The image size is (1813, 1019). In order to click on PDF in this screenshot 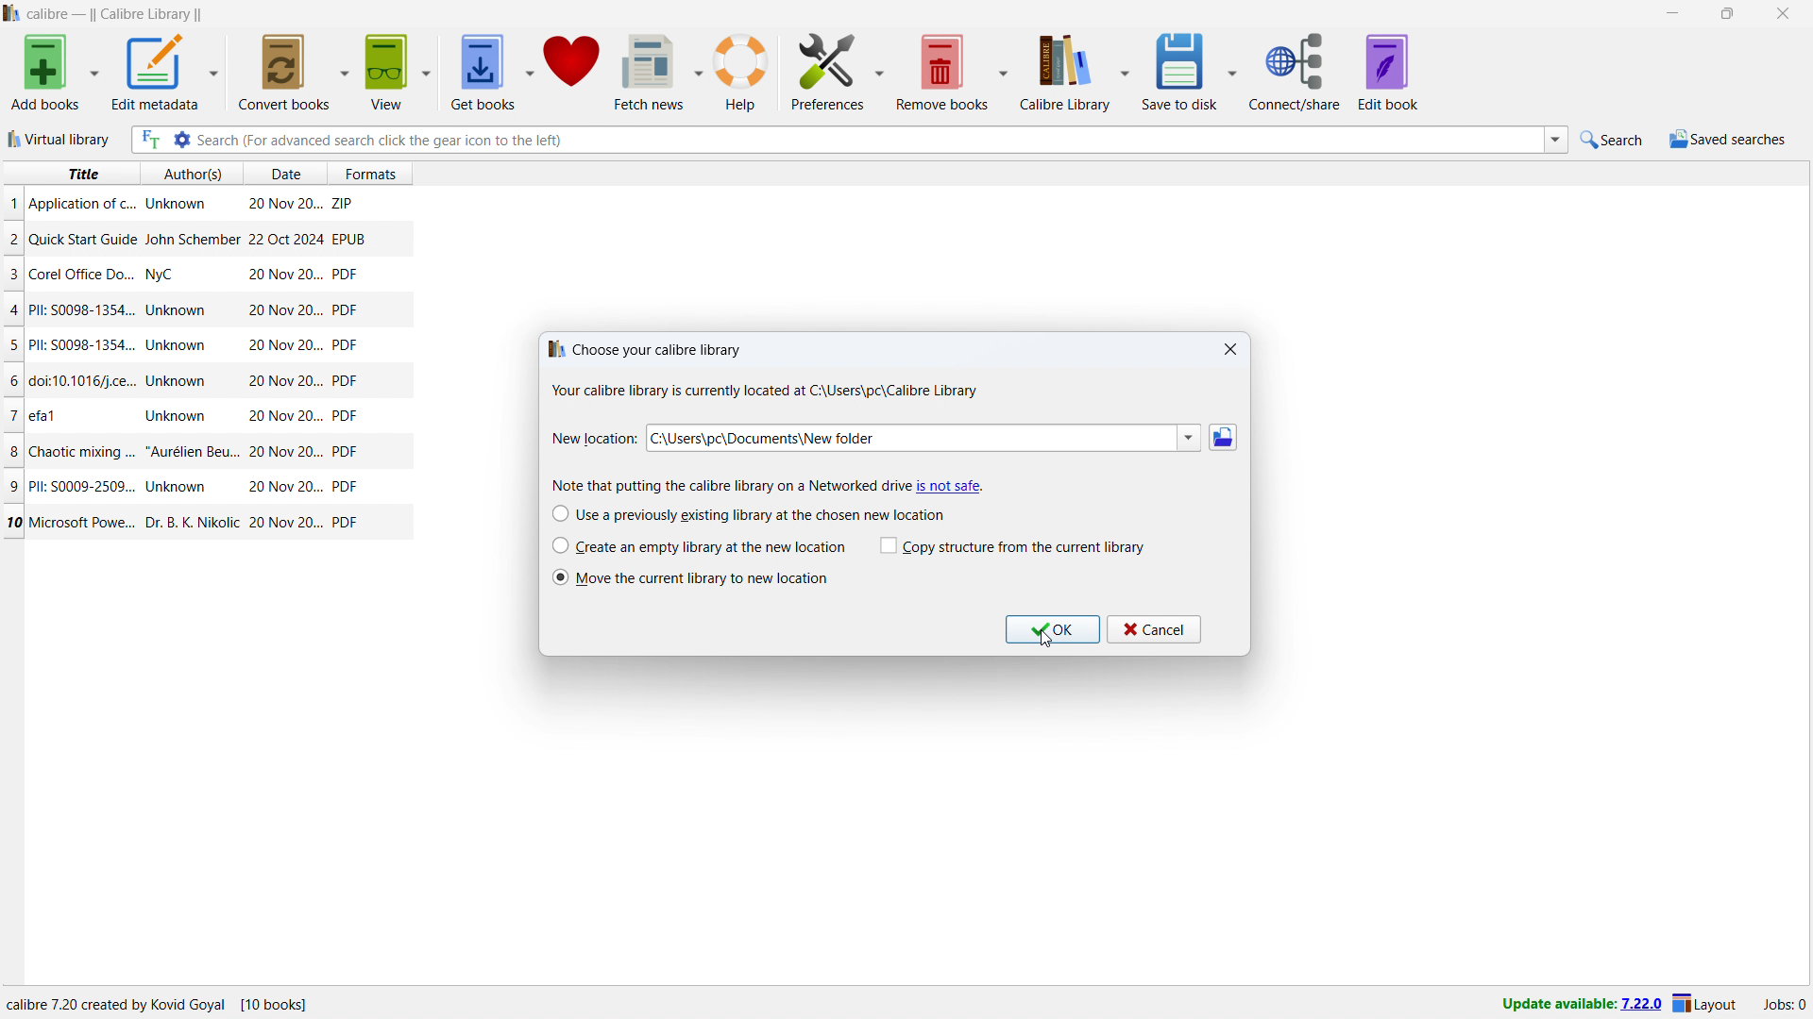, I will do `click(345, 274)`.